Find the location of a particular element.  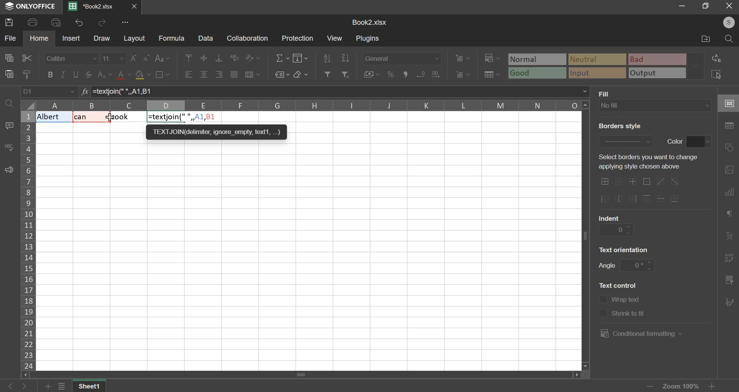

align bottom is located at coordinates (219, 58).